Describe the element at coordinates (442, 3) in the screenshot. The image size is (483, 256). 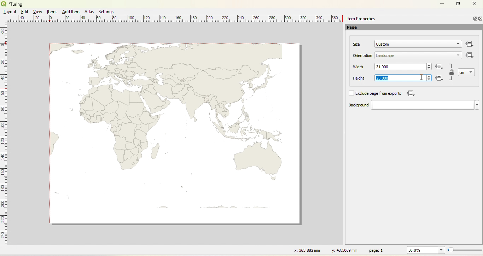
I see `Minimize` at that location.